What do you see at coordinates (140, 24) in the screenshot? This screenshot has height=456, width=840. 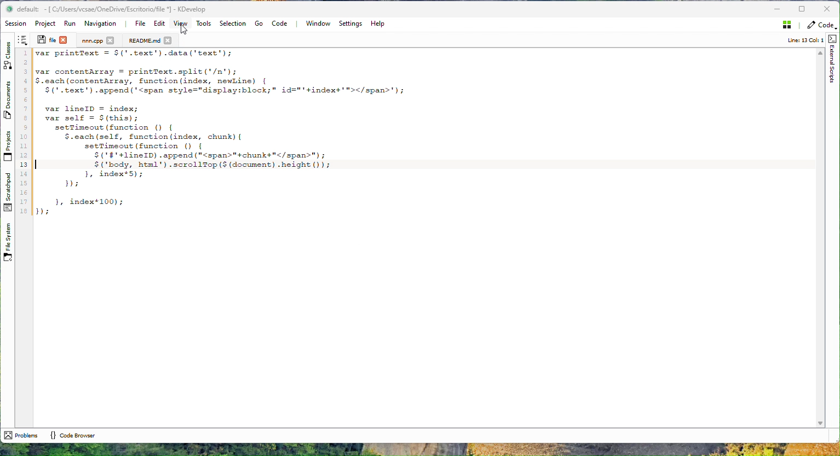 I see `File` at bounding box center [140, 24].